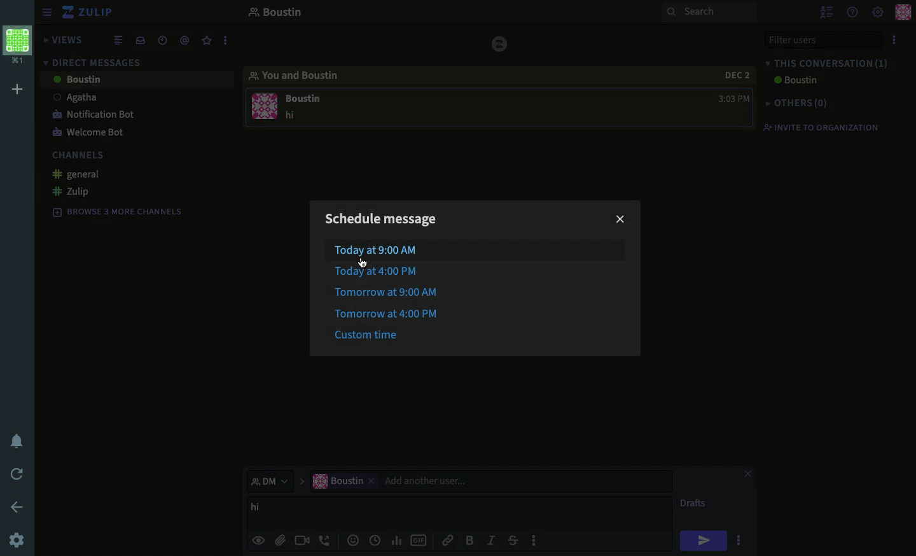  I want to click on gif, so click(420, 540).